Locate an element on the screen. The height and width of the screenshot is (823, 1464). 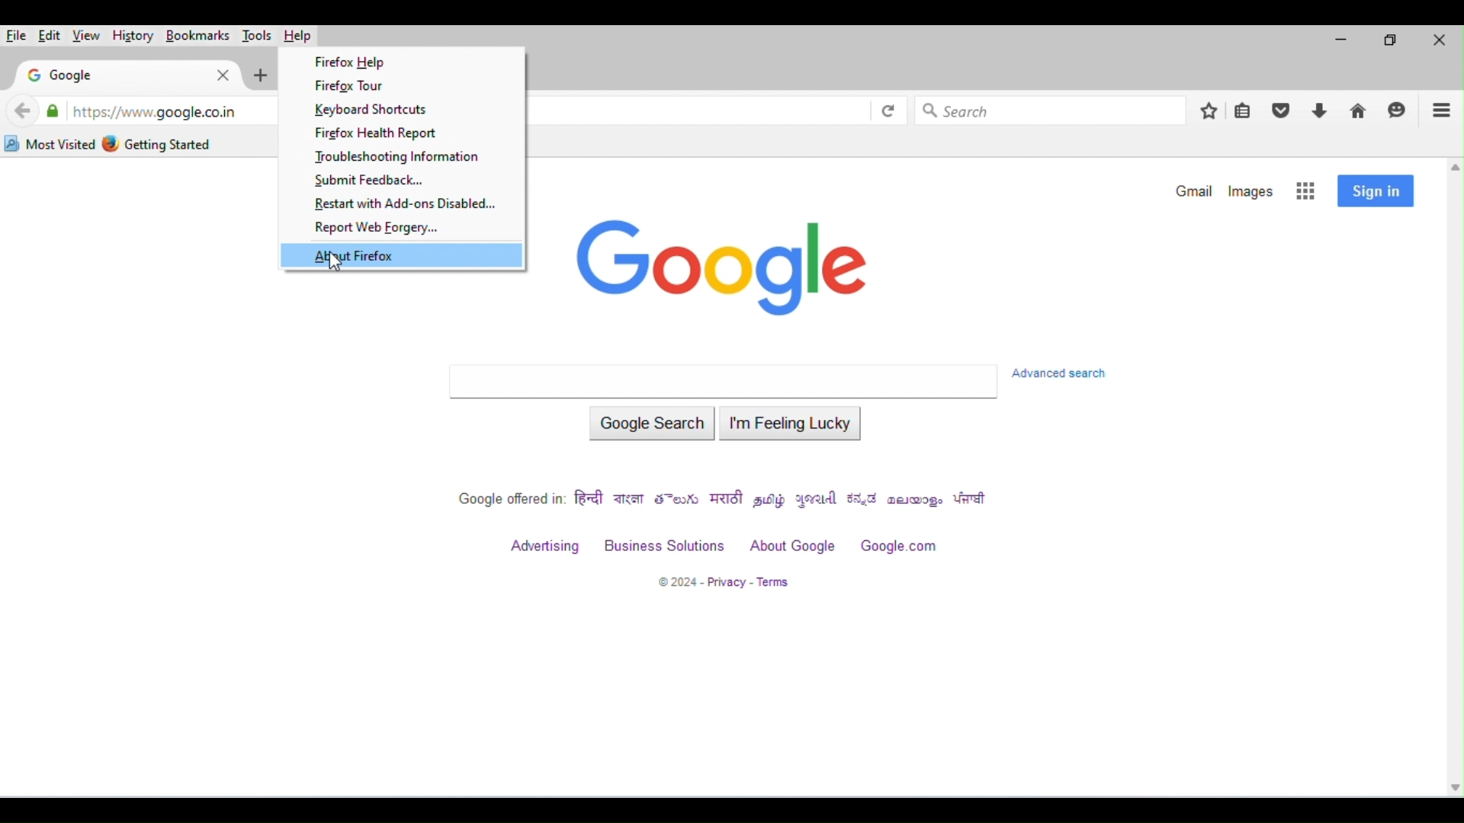
google is located at coordinates (63, 76).